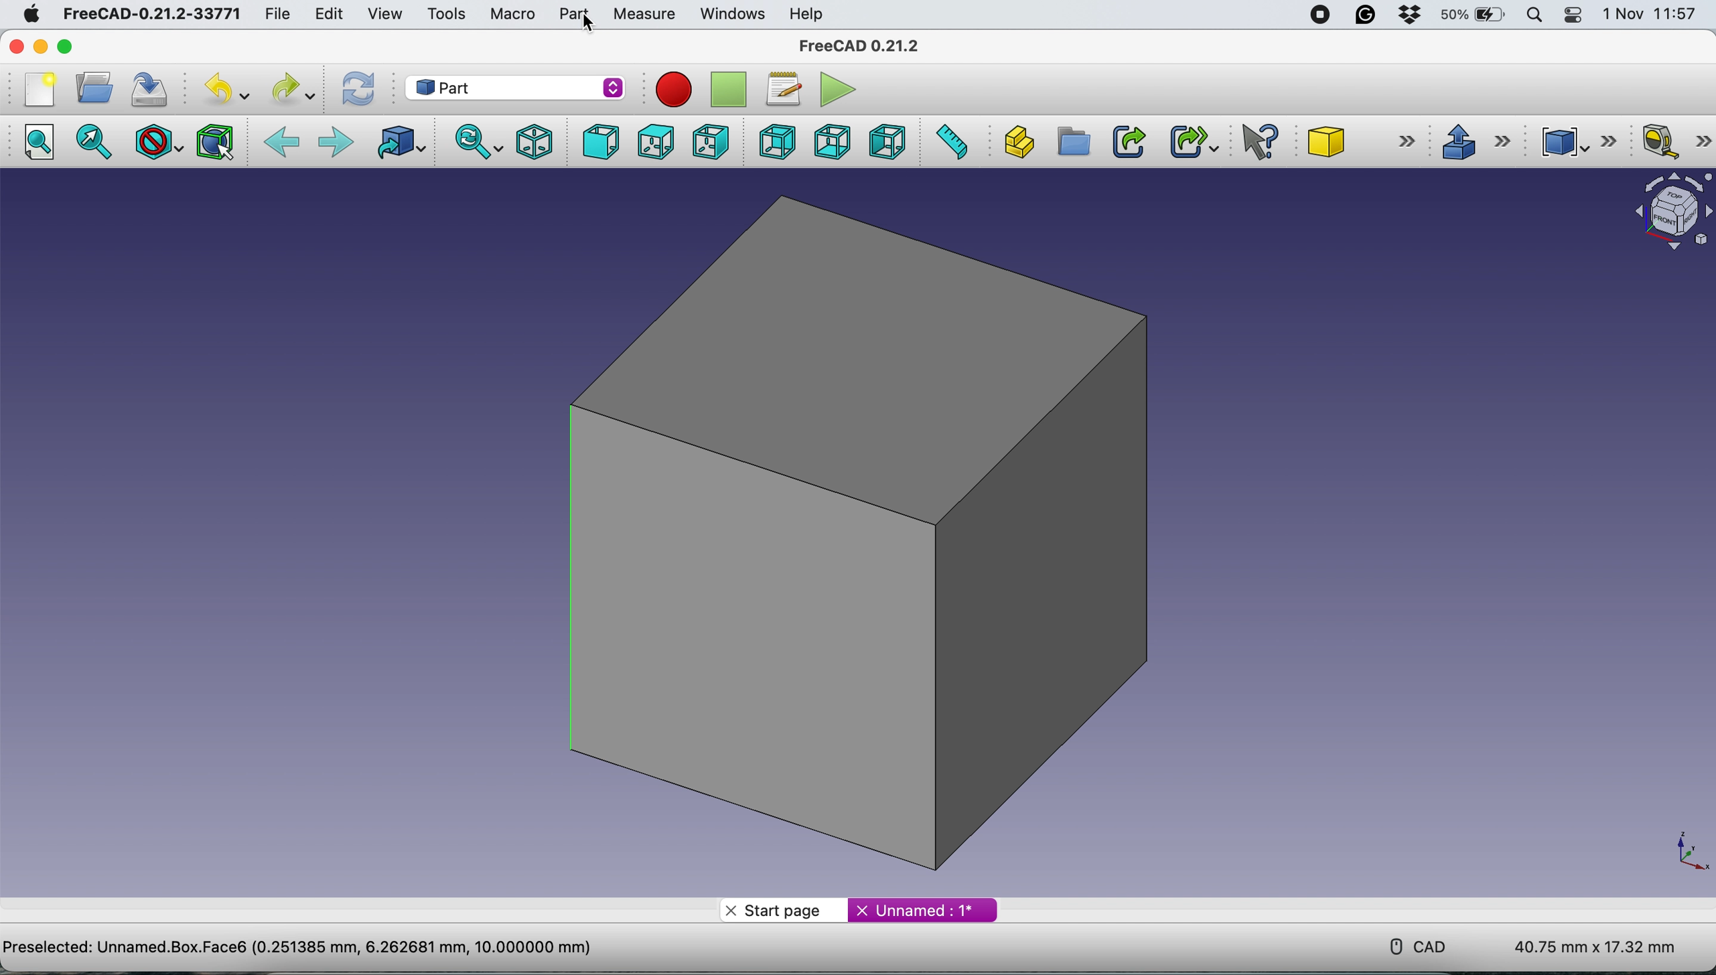 This screenshot has height=975, width=1716. Describe the element at coordinates (591, 23) in the screenshot. I see `cursor` at that location.